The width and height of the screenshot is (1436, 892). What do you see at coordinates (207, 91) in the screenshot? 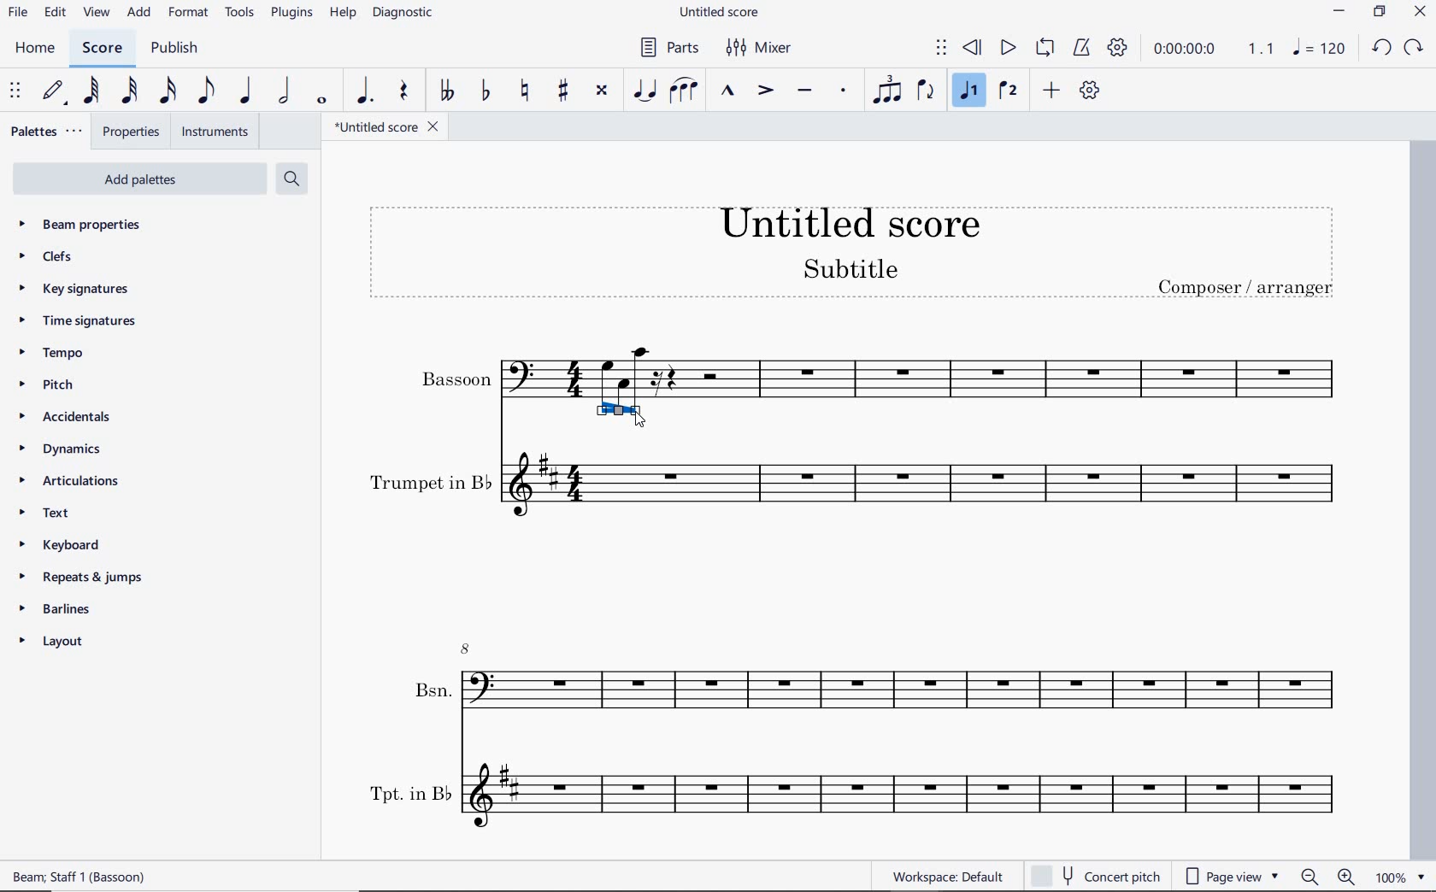
I see `eighth note` at bounding box center [207, 91].